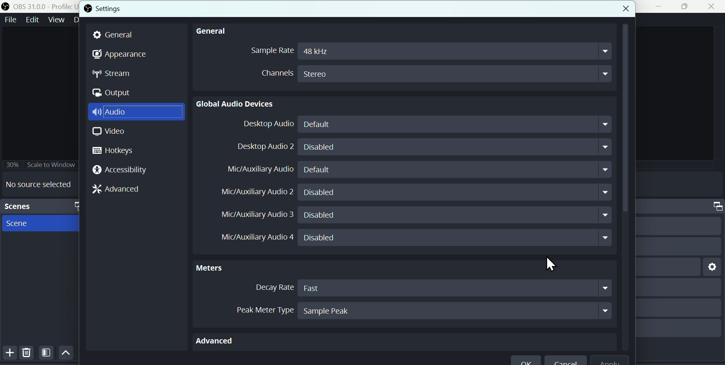  What do you see at coordinates (254, 213) in the screenshot?
I see `Mic/Auxiliary Audio 3` at bounding box center [254, 213].